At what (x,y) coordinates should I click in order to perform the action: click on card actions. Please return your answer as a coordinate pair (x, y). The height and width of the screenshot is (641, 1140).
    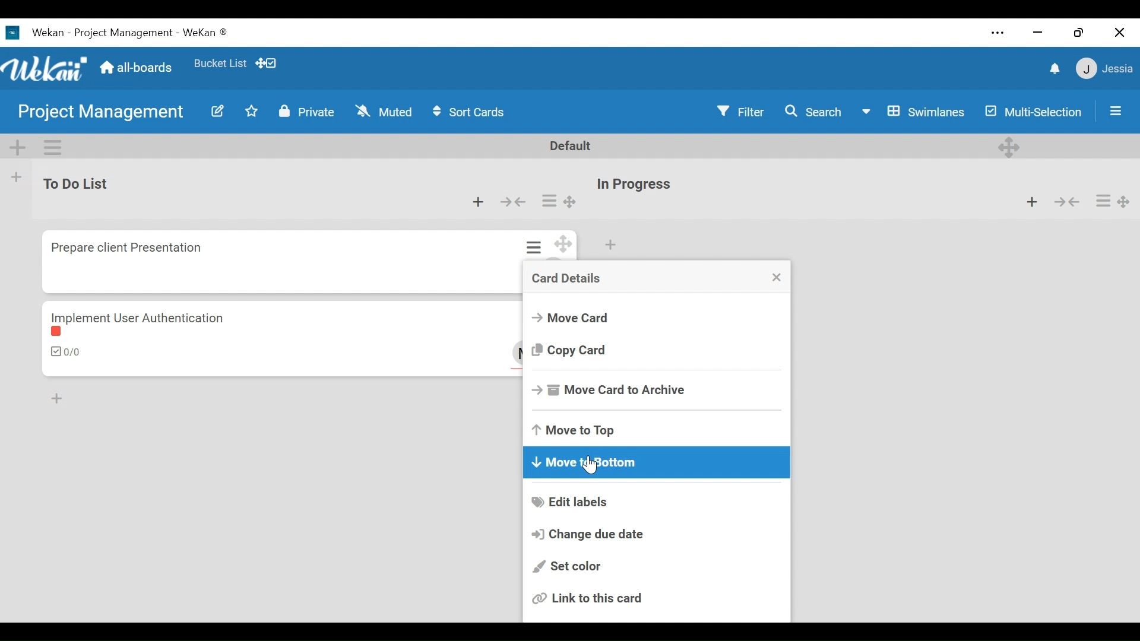
    Looking at the image, I should click on (550, 201).